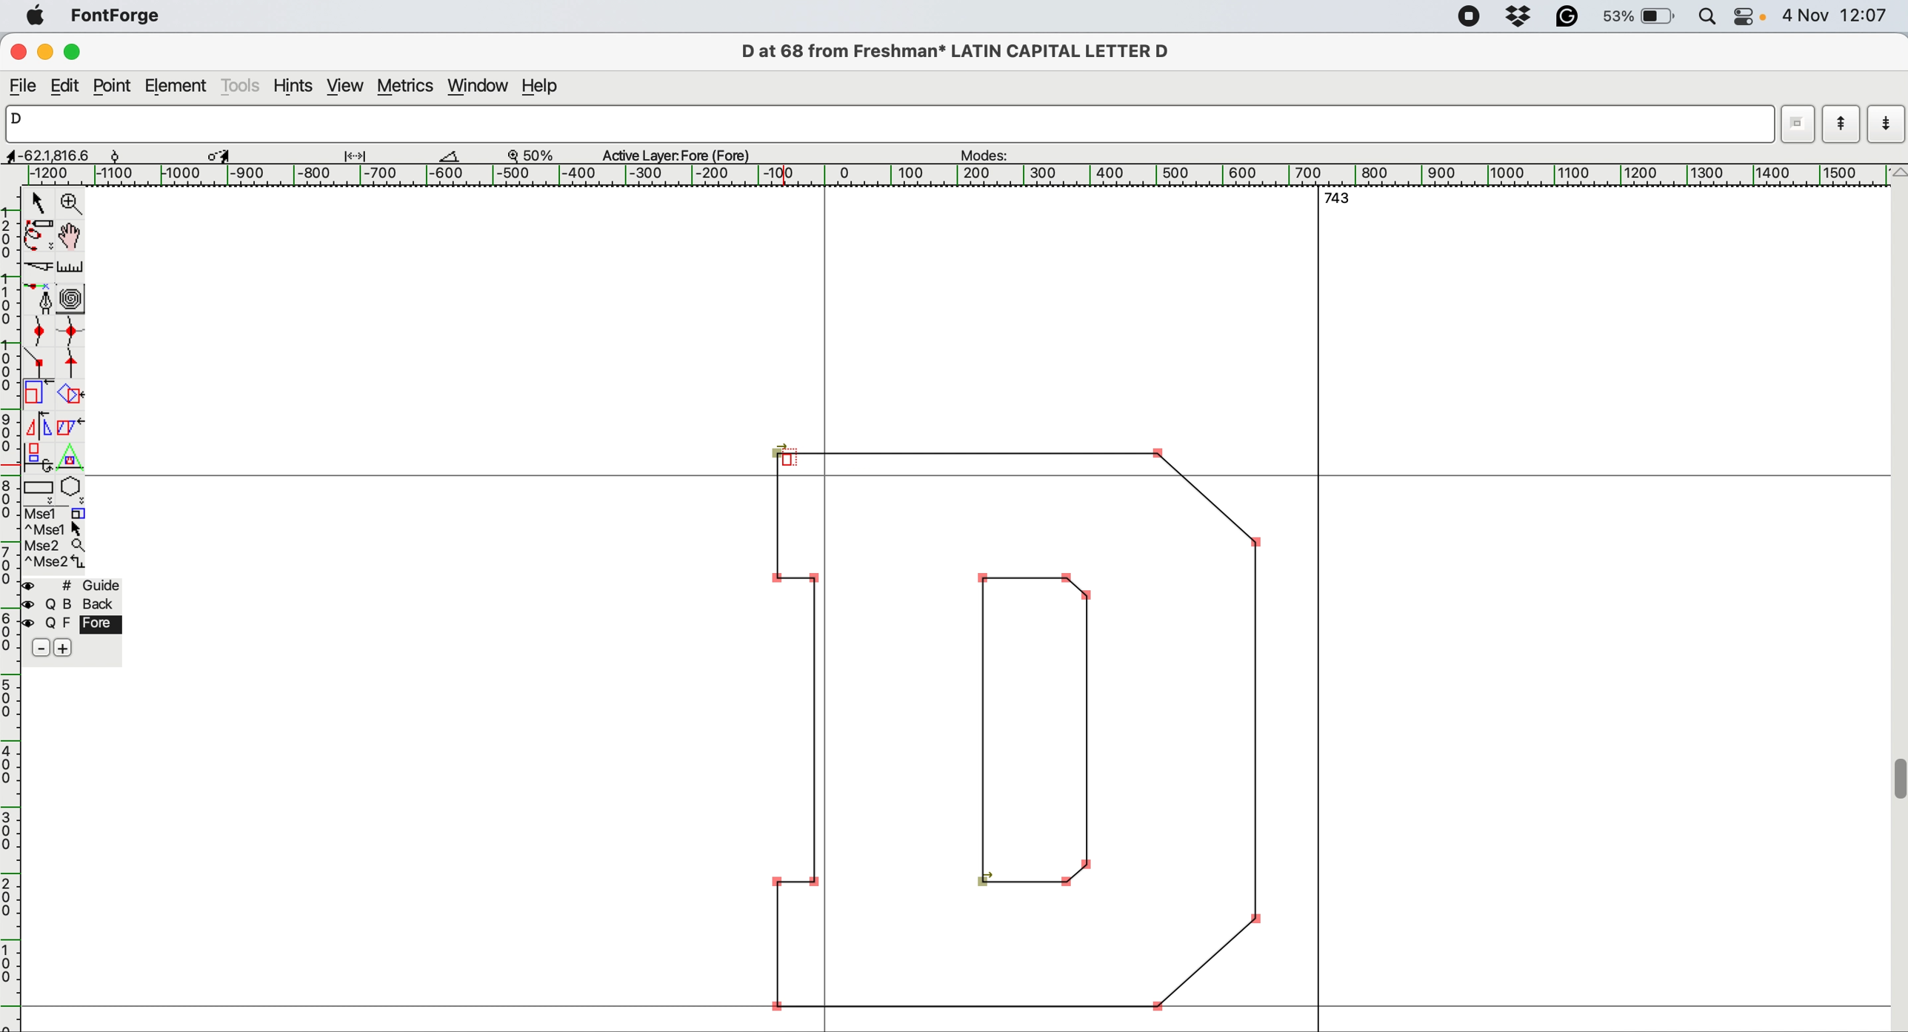 The height and width of the screenshot is (1032, 1908). I want to click on file, so click(24, 87).